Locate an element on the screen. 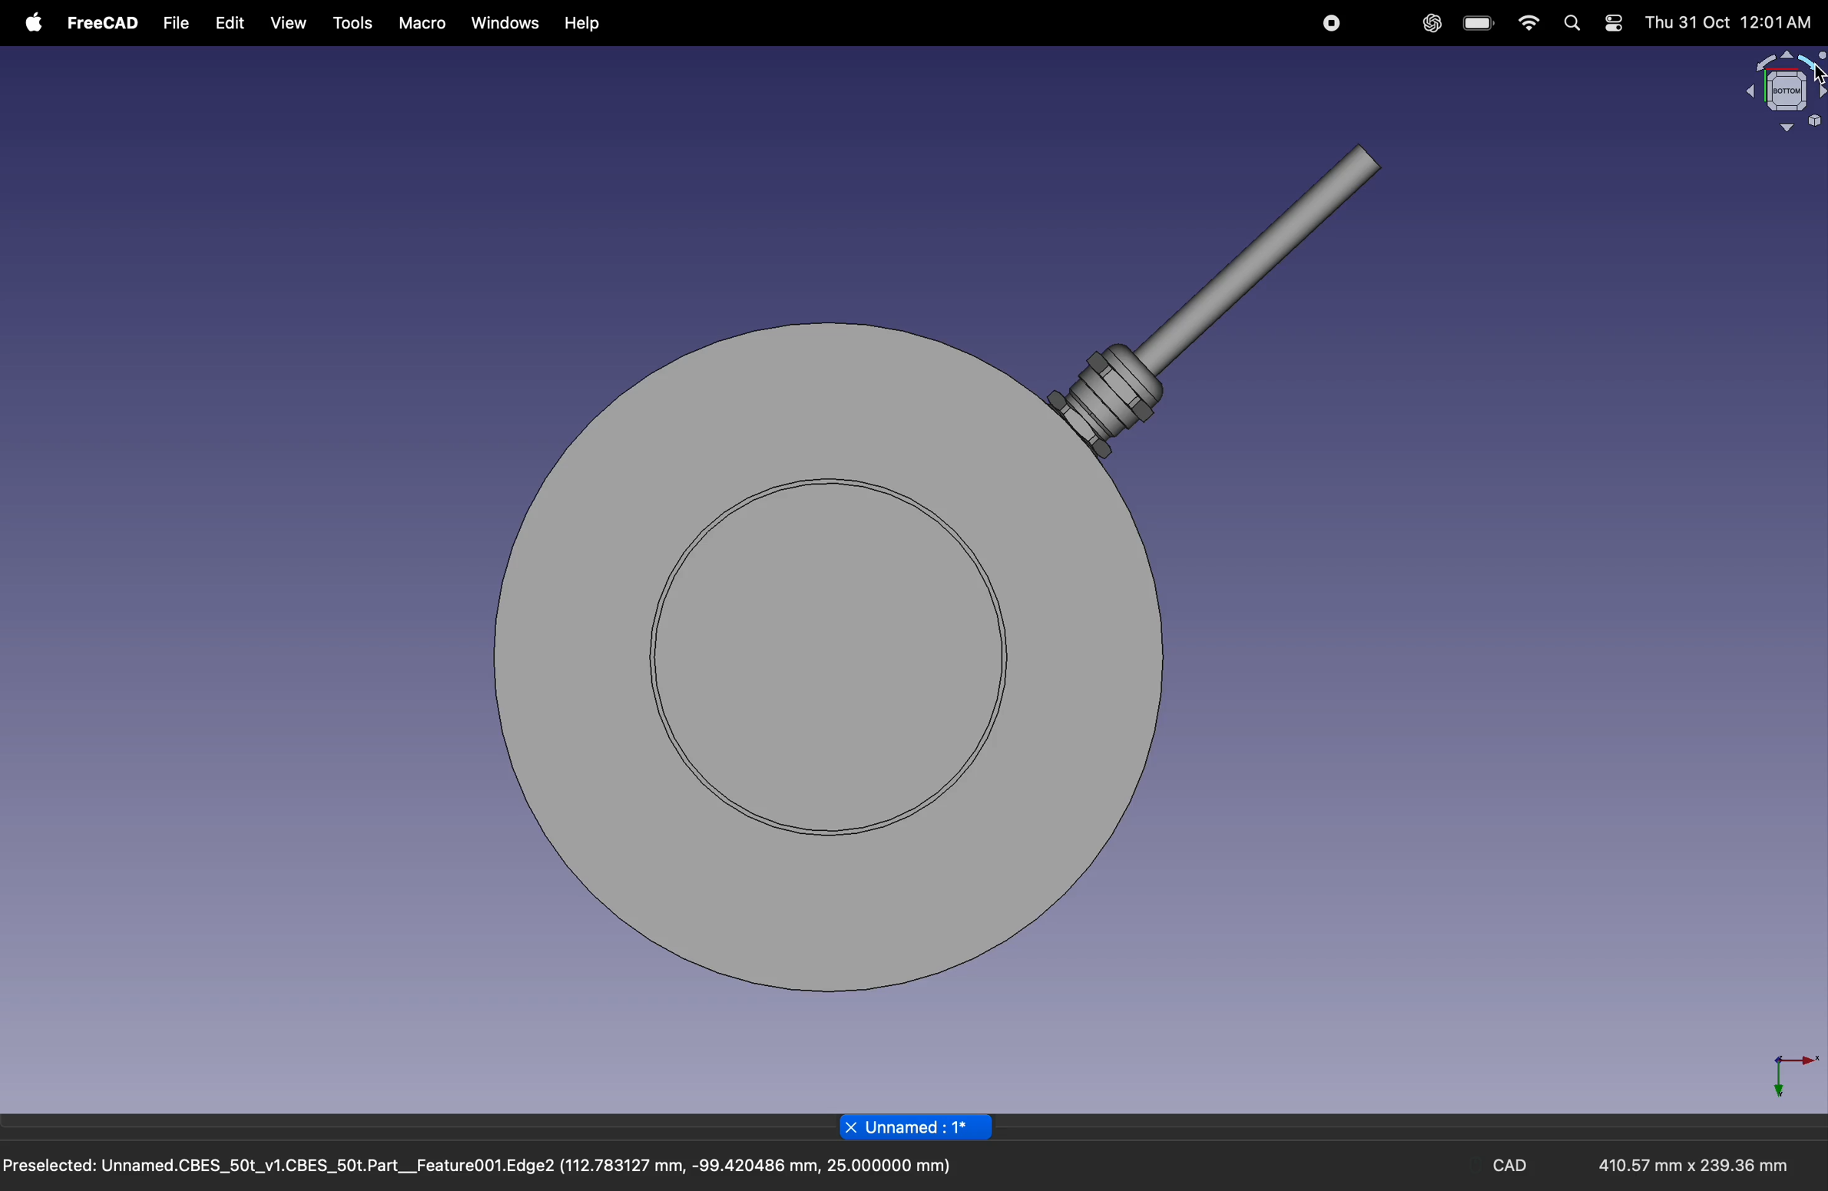 This screenshot has width=1828, height=1191. Unnamed is located at coordinates (913, 1126).